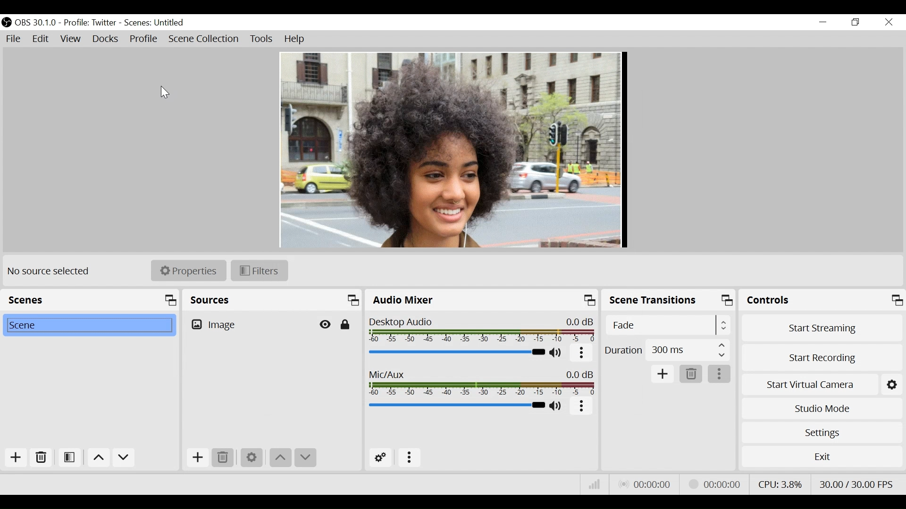  I want to click on Bitrate, so click(594, 485).